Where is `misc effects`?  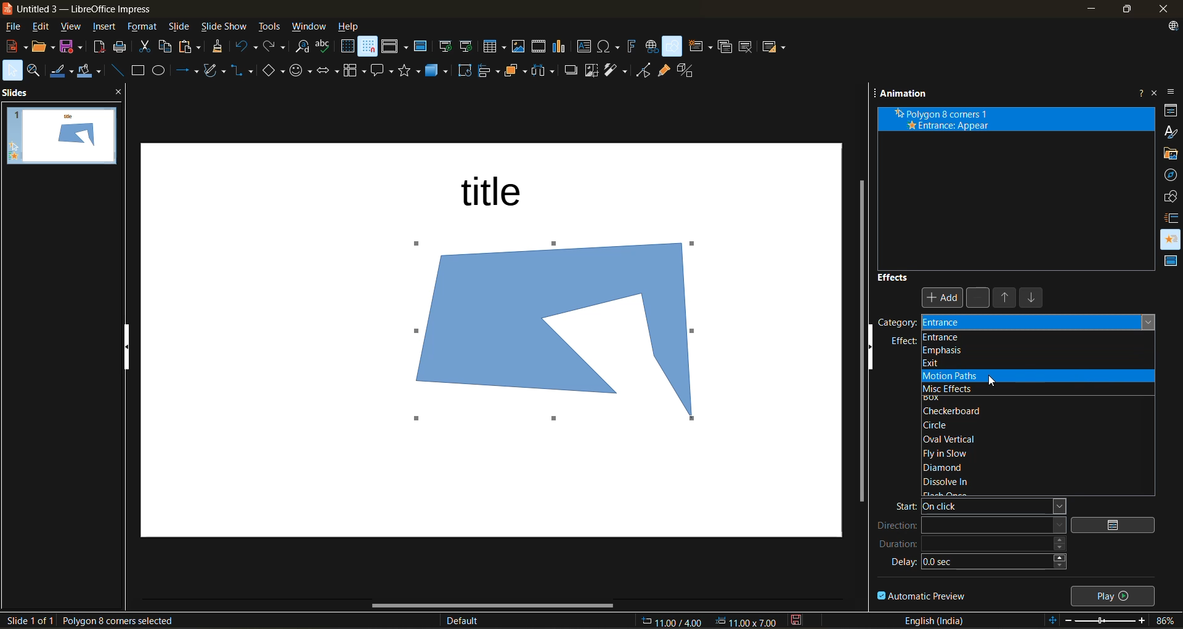 misc effects is located at coordinates (948, 389).